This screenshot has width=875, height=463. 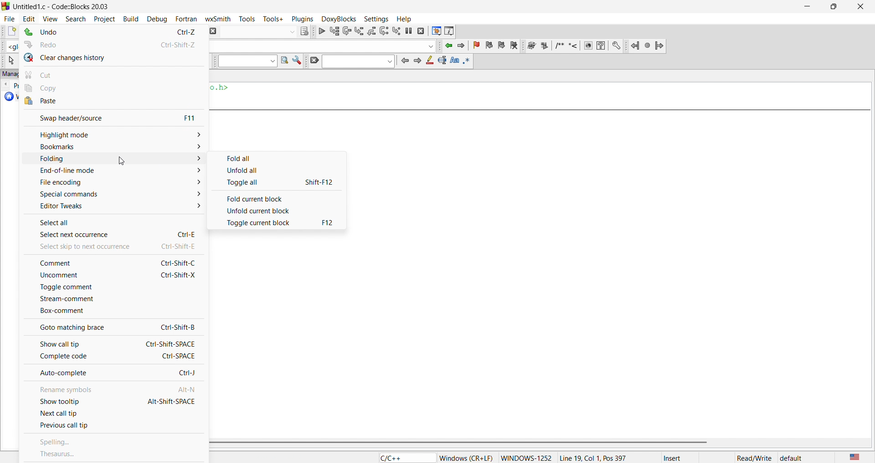 I want to click on run to cursor, so click(x=334, y=31).